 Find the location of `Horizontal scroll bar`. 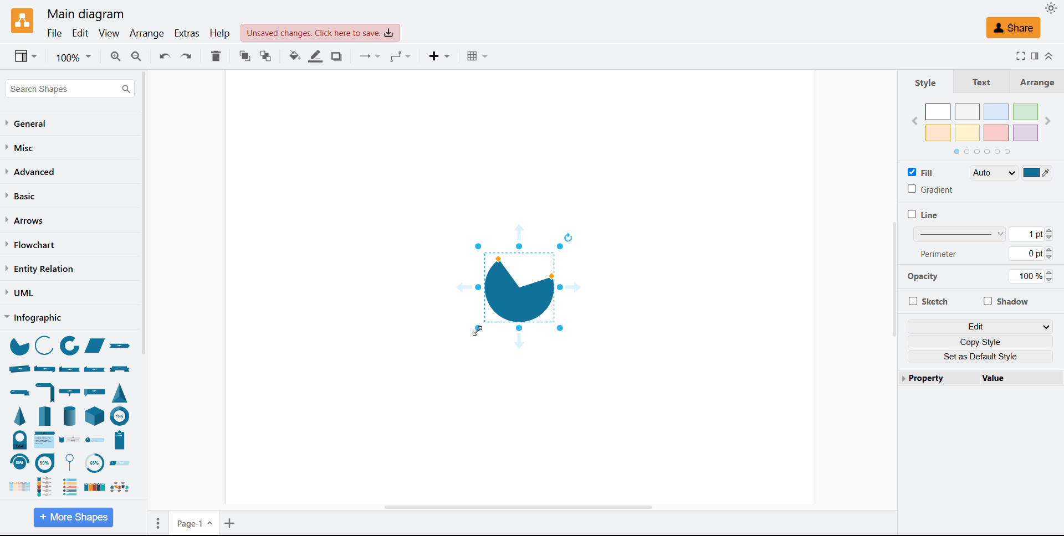

Horizontal scroll bar is located at coordinates (518, 508).